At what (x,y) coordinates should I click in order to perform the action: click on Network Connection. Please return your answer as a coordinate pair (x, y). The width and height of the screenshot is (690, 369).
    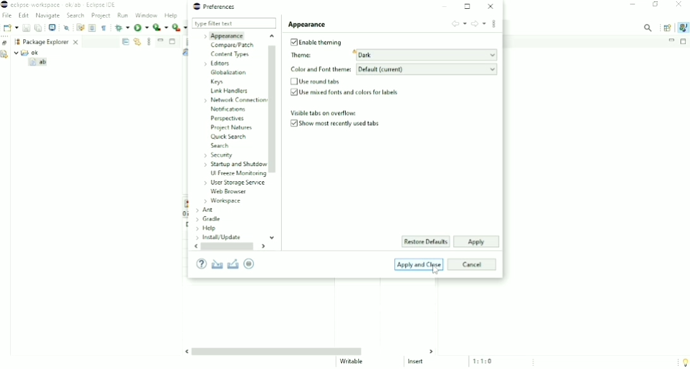
    Looking at the image, I should click on (233, 100).